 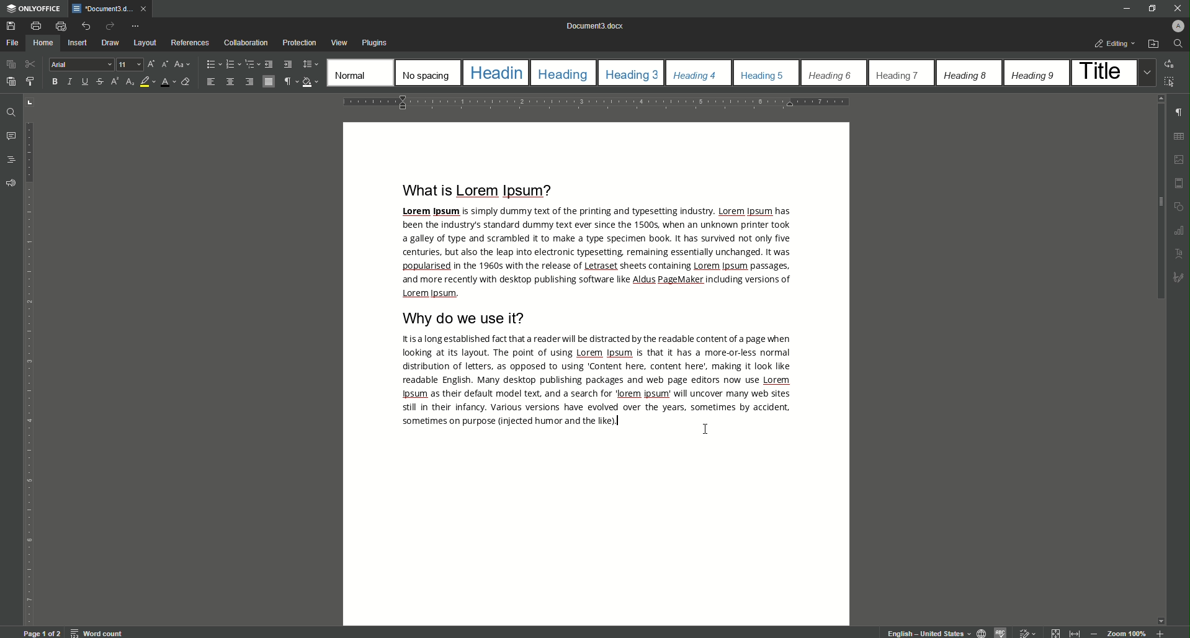 What do you see at coordinates (1182, 109) in the screenshot?
I see `paragraph check` at bounding box center [1182, 109].